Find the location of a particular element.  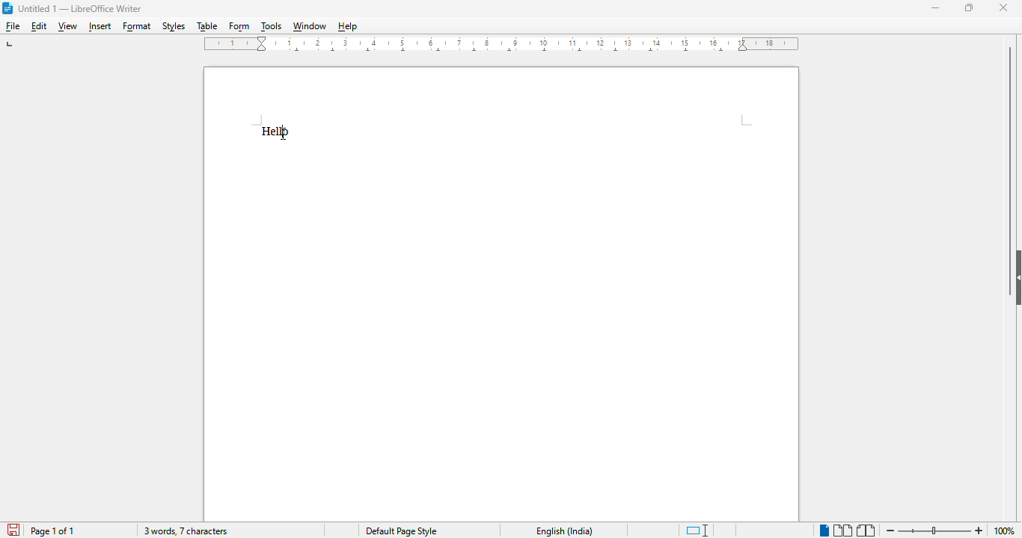

format is located at coordinates (138, 28).